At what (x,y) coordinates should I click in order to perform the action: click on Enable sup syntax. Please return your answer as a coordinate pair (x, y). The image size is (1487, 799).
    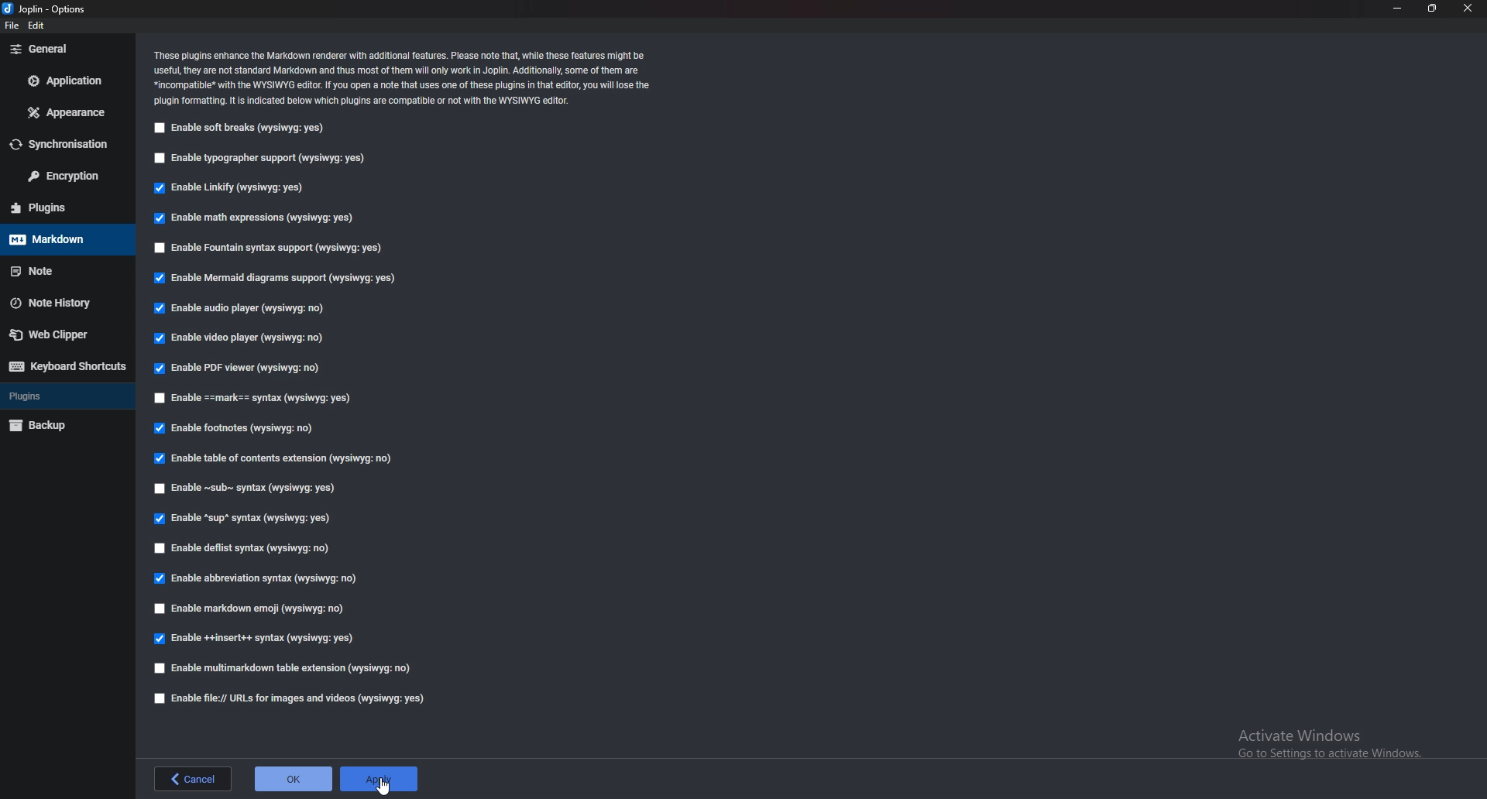
    Looking at the image, I should click on (243, 520).